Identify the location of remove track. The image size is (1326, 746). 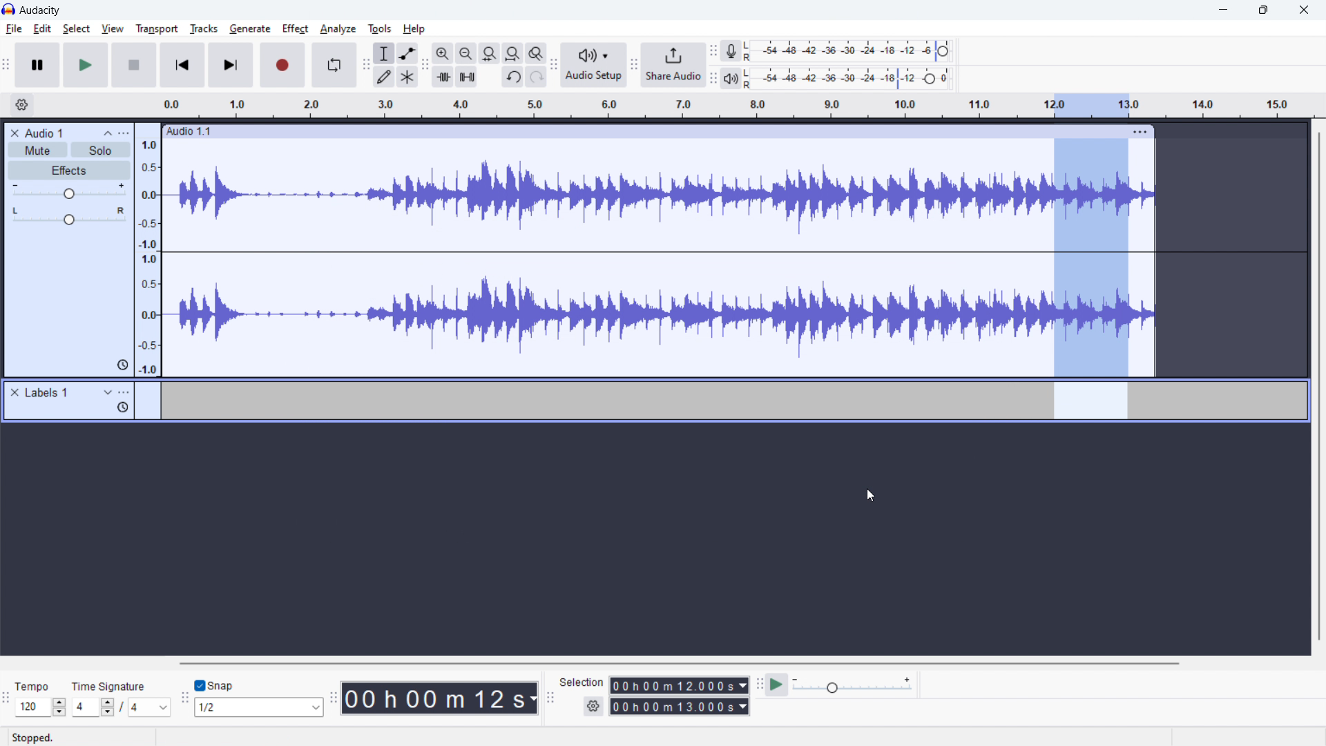
(15, 133).